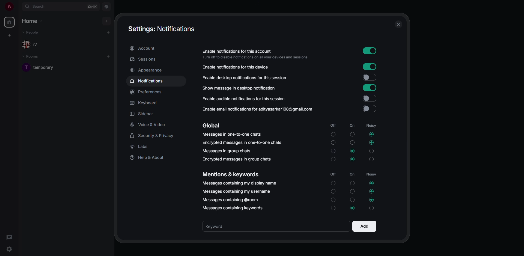 The height and width of the screenshot is (256, 524). What do you see at coordinates (371, 143) in the screenshot?
I see `selected` at bounding box center [371, 143].